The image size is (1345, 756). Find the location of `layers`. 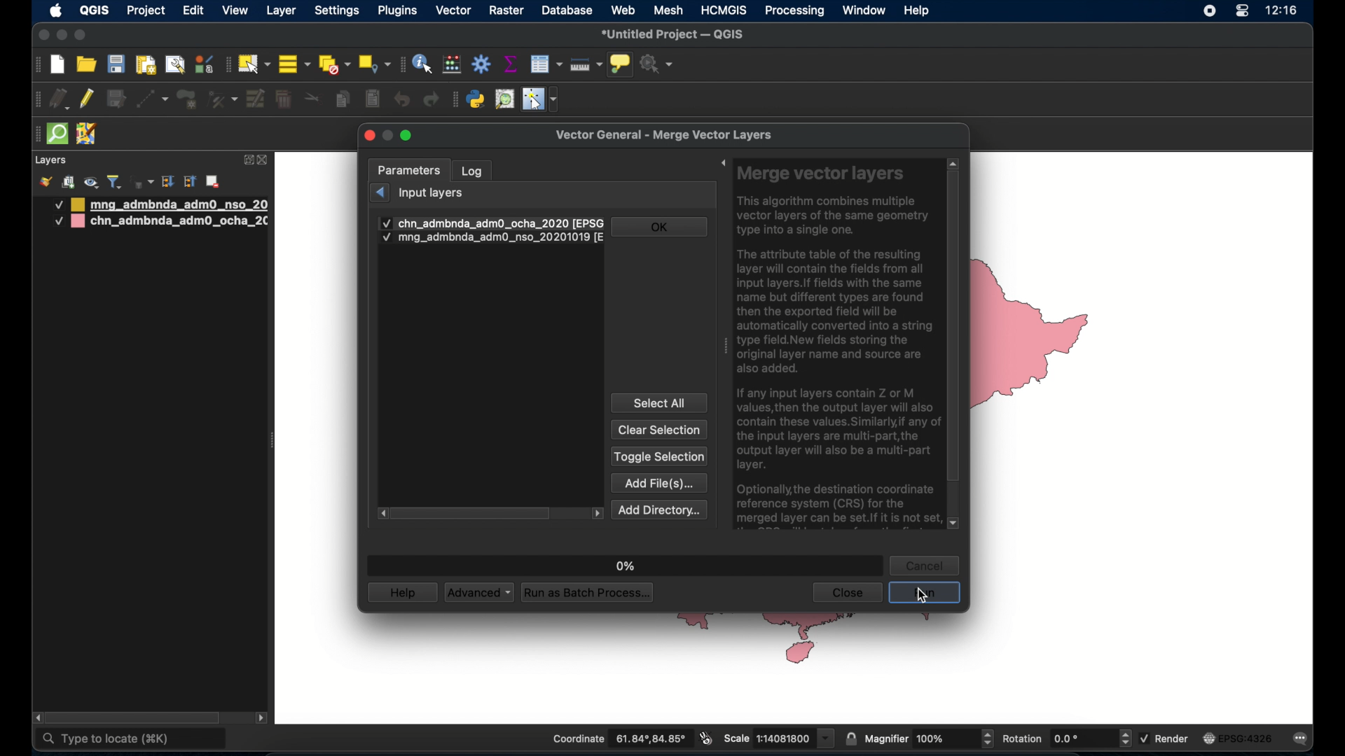

layers is located at coordinates (50, 161).